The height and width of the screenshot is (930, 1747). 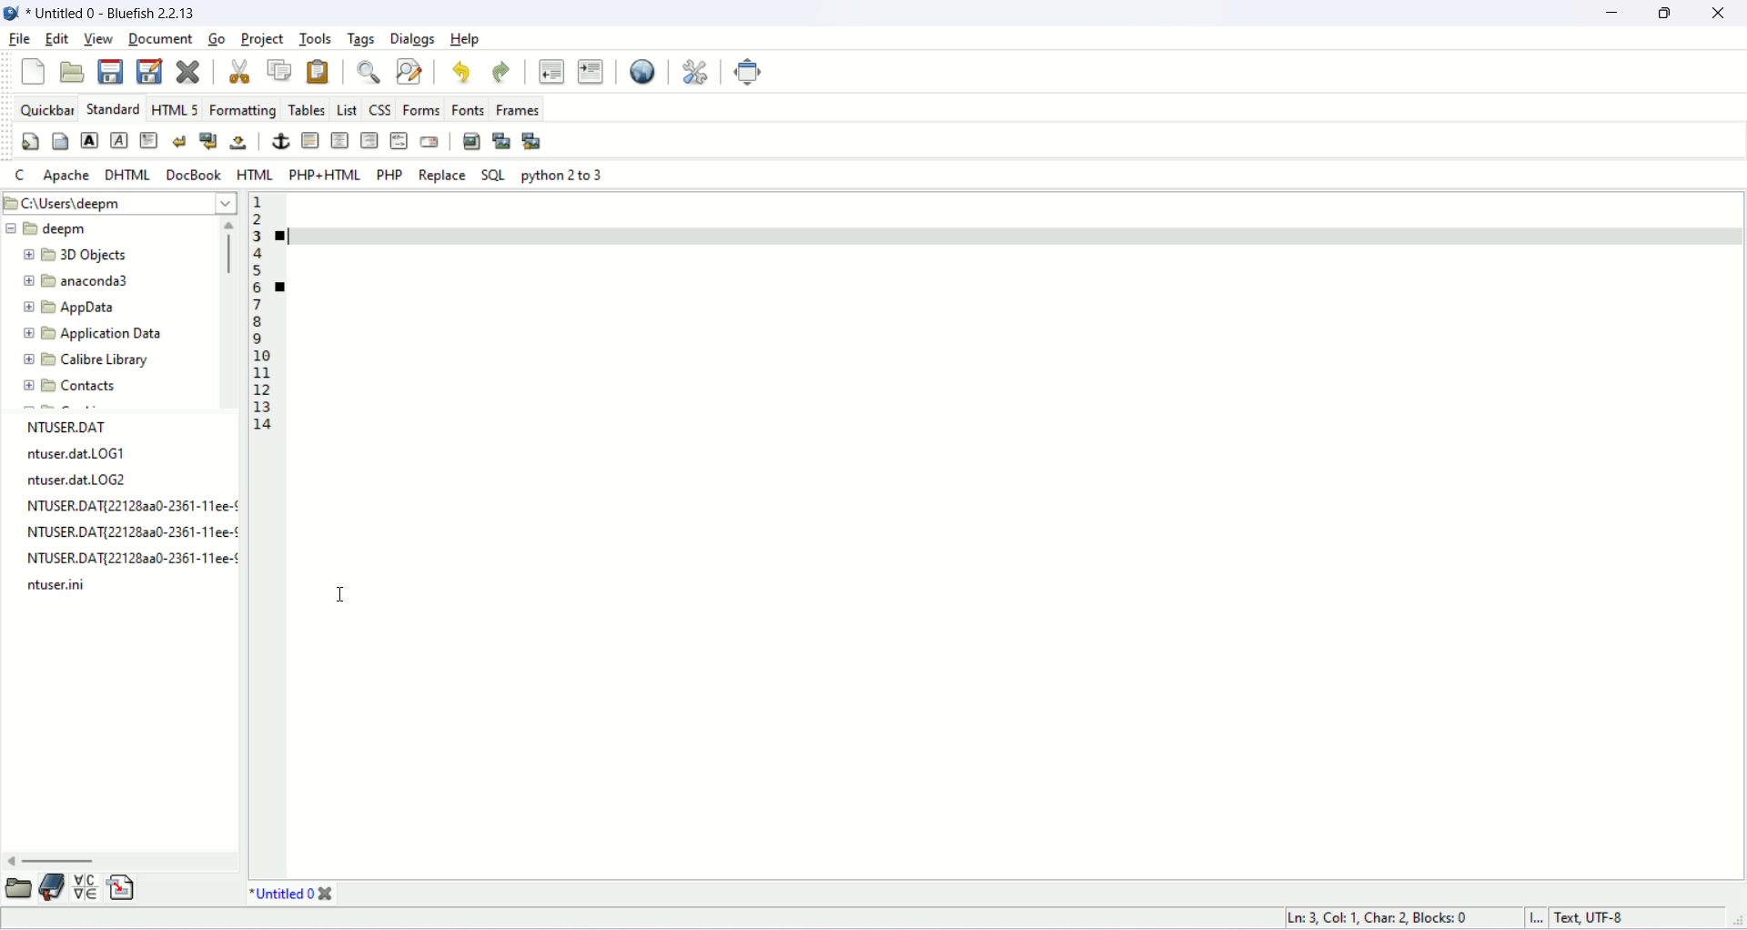 I want to click on imphasis, so click(x=119, y=139).